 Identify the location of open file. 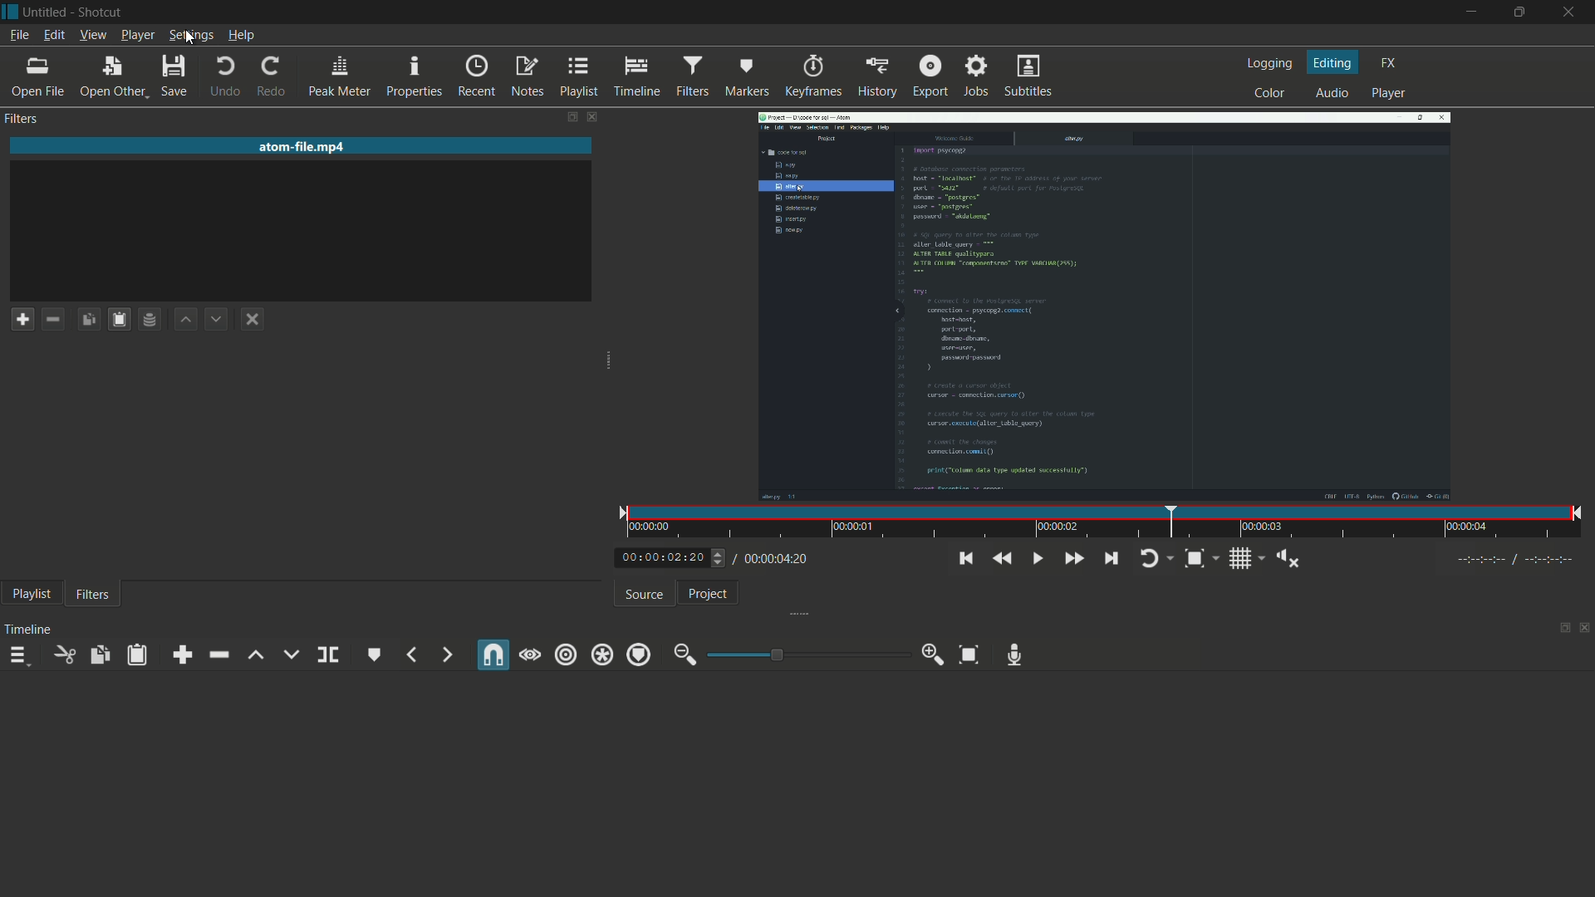
(38, 77).